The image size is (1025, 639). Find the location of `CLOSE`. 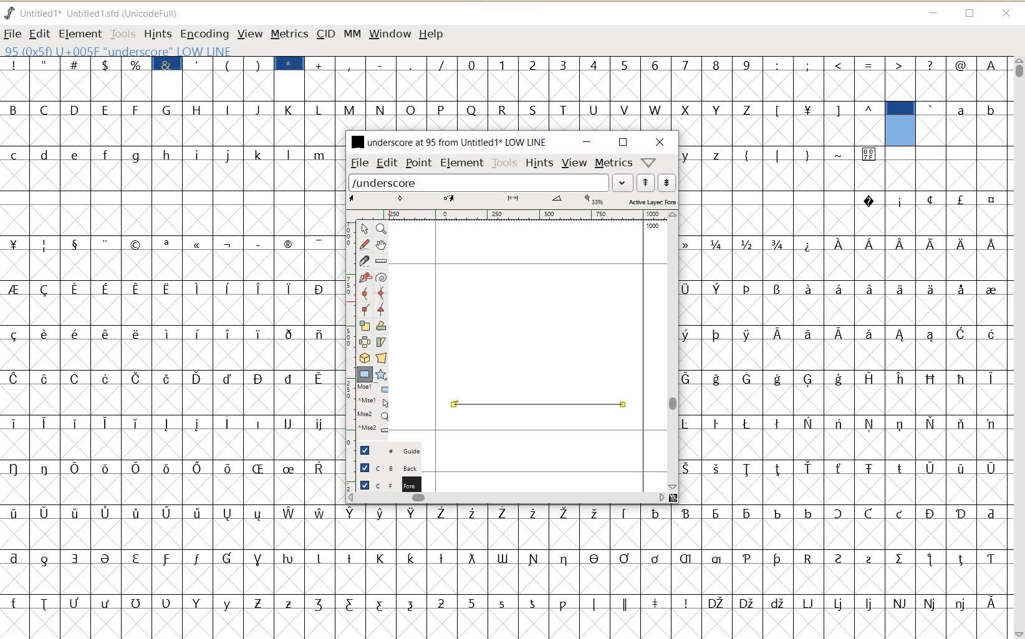

CLOSE is located at coordinates (1008, 14).